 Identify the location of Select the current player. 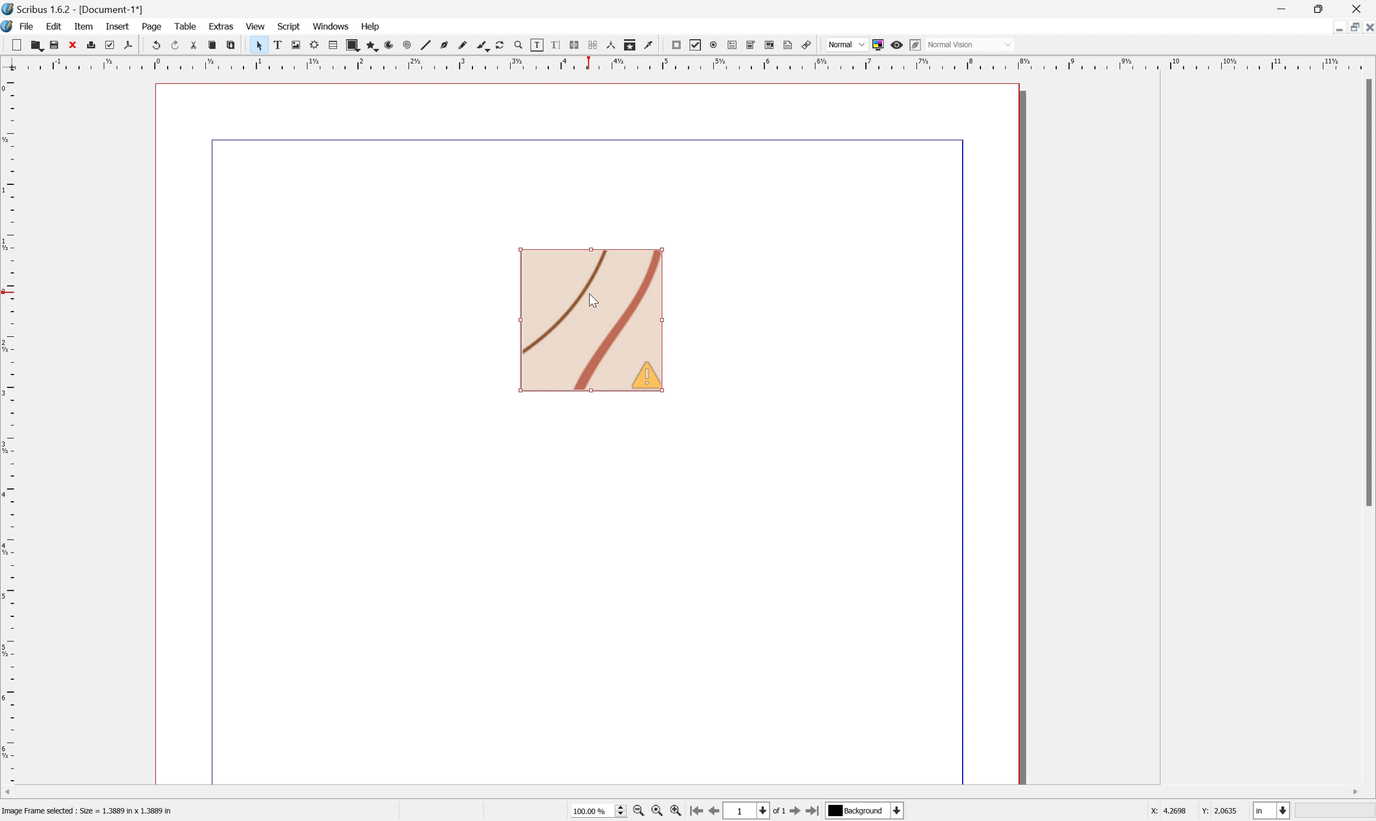
(863, 812).